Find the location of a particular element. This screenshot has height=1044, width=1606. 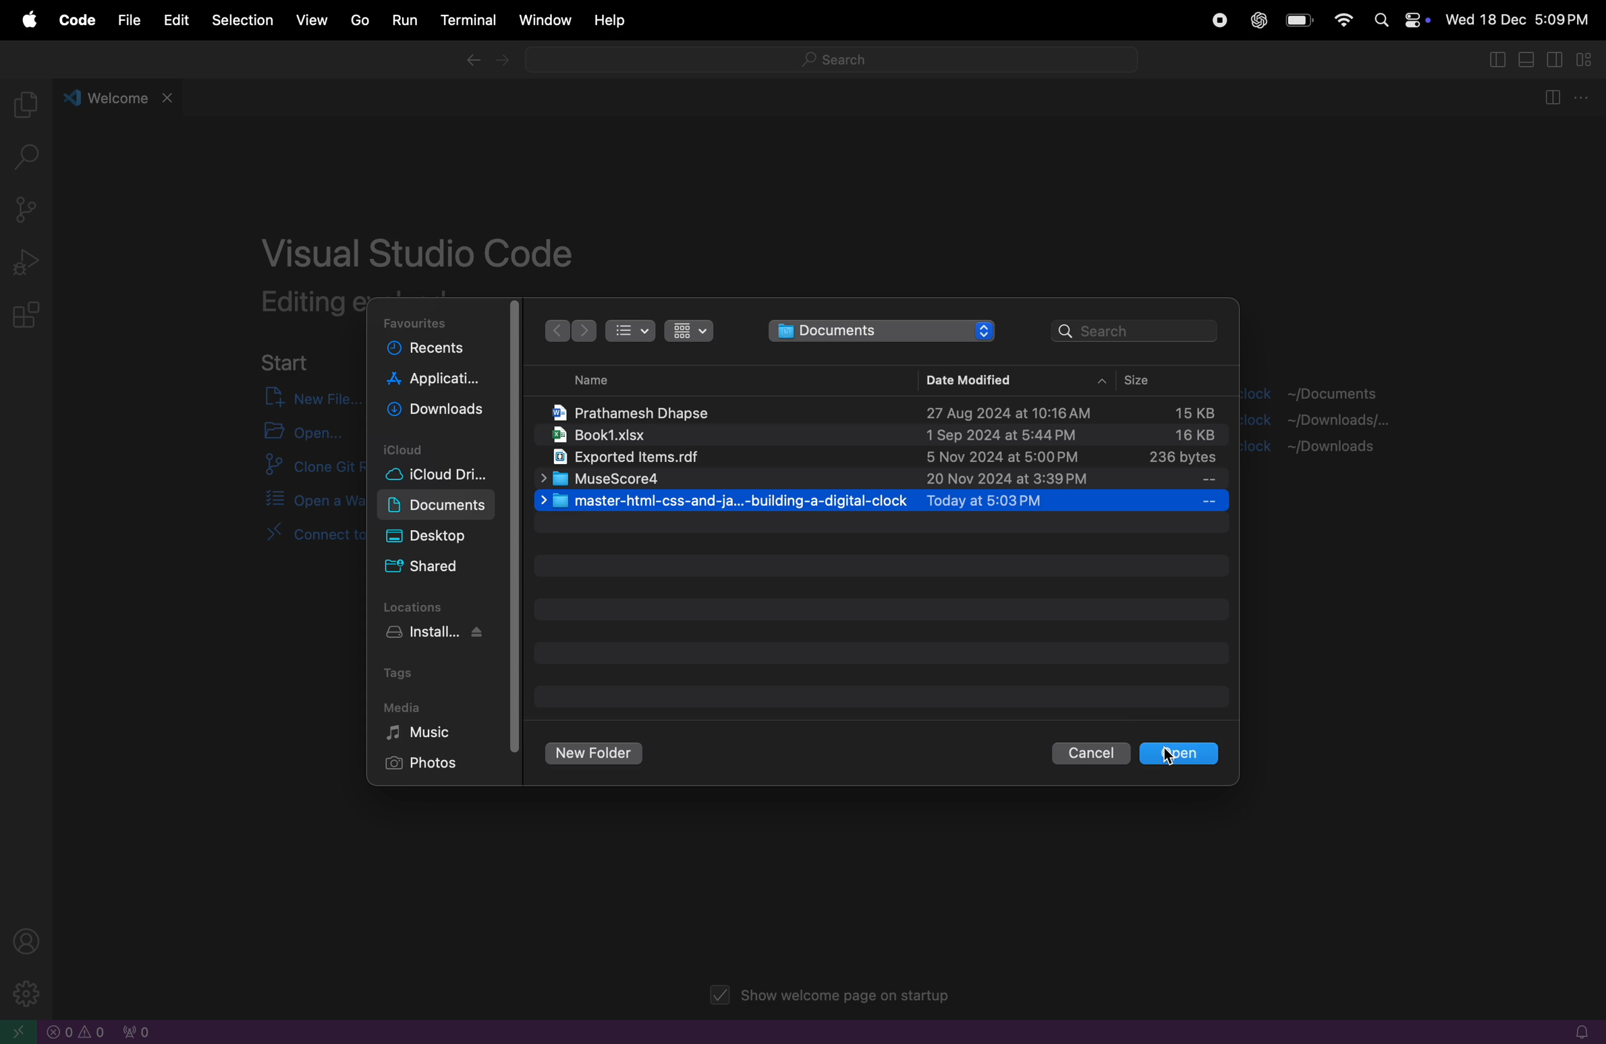

open is located at coordinates (1179, 753).